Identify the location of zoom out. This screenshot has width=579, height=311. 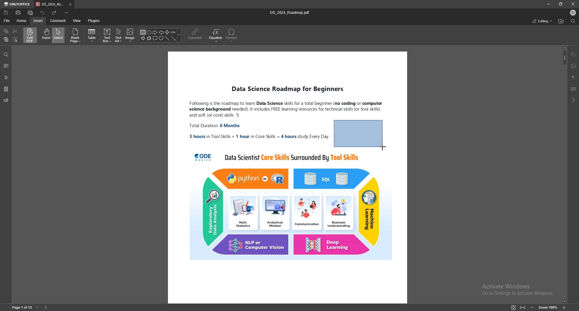
(534, 307).